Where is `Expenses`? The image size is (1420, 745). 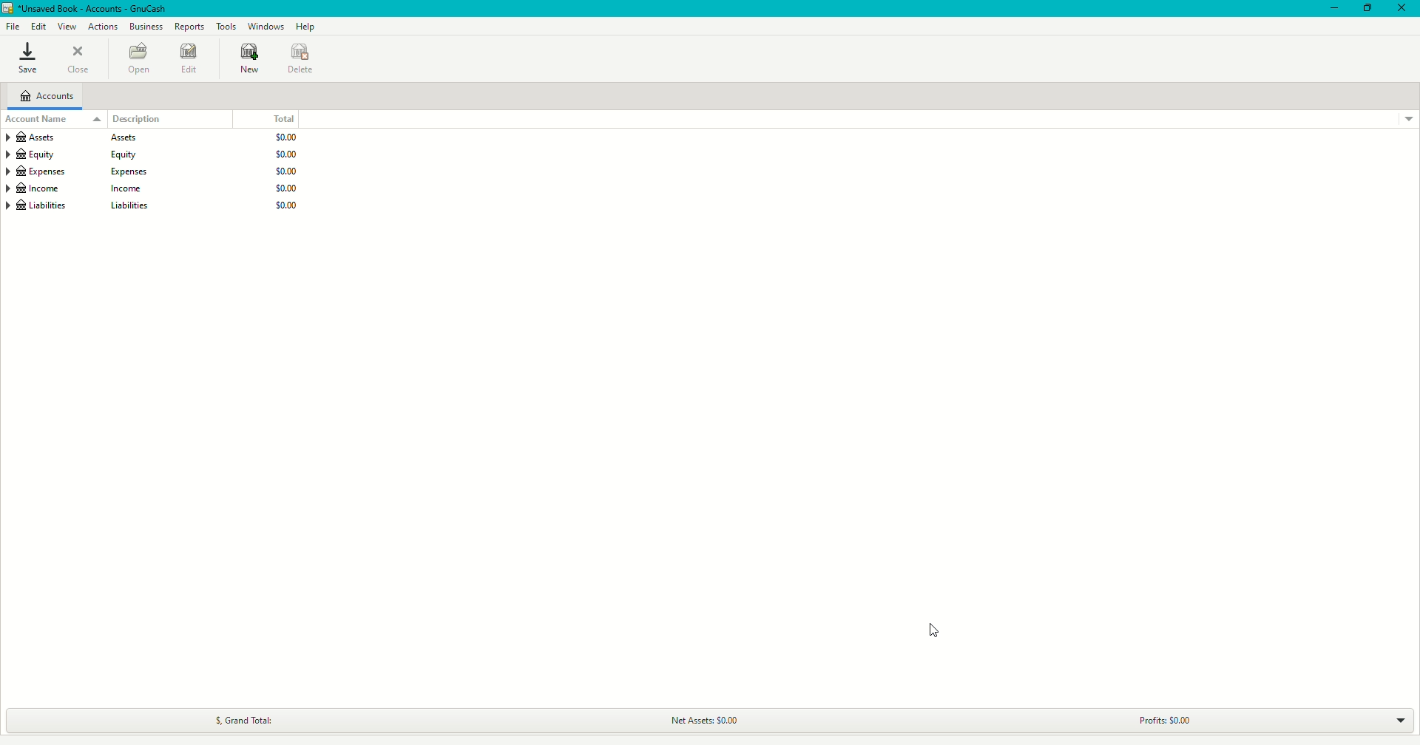
Expenses is located at coordinates (154, 171).